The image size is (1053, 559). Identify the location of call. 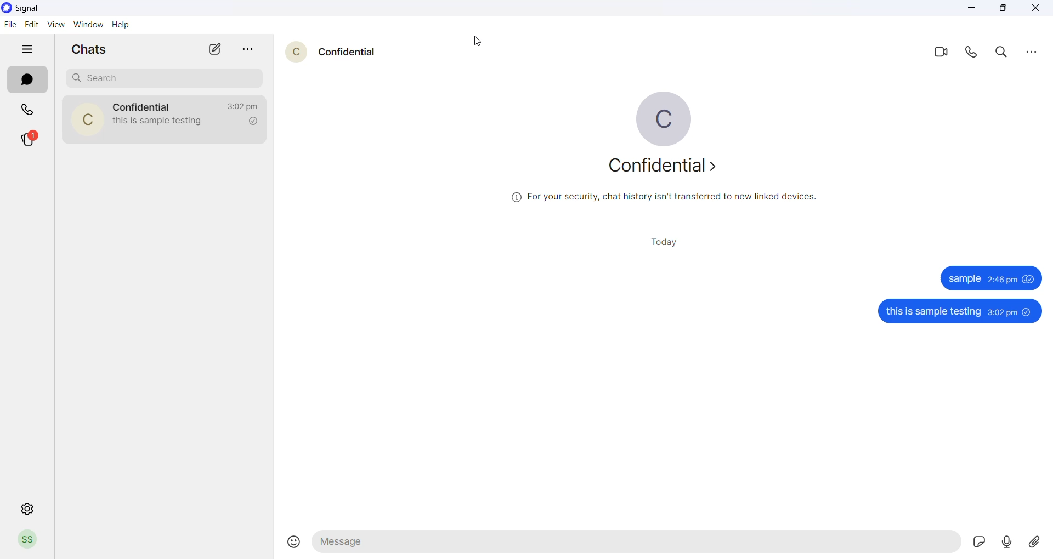
(973, 54).